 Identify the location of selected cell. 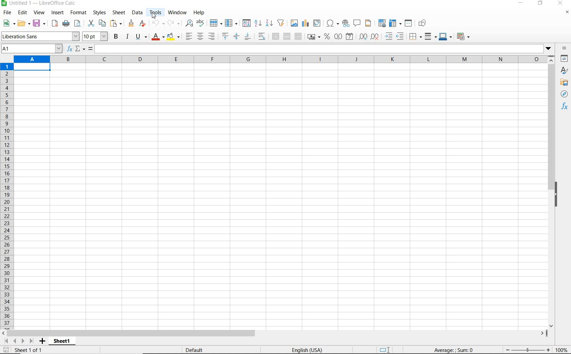
(33, 66).